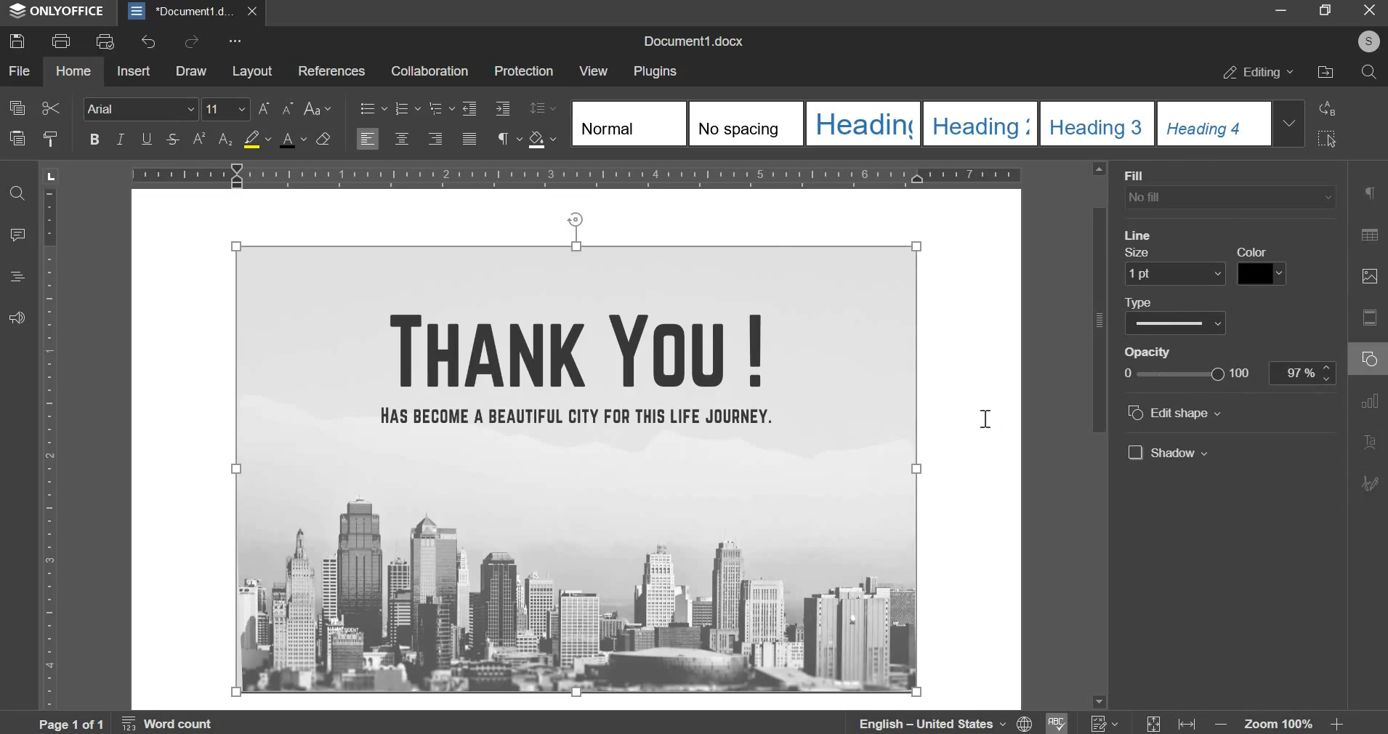 The width and height of the screenshot is (1388, 734). Describe the element at coordinates (406, 108) in the screenshot. I see `numbering` at that location.